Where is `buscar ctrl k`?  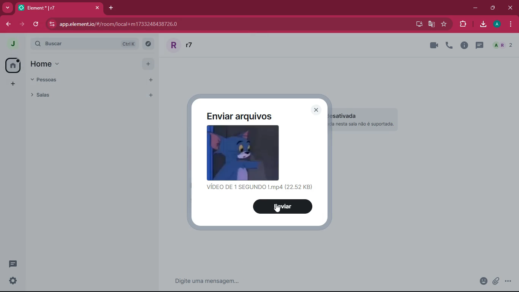 buscar ctrl k is located at coordinates (92, 44).